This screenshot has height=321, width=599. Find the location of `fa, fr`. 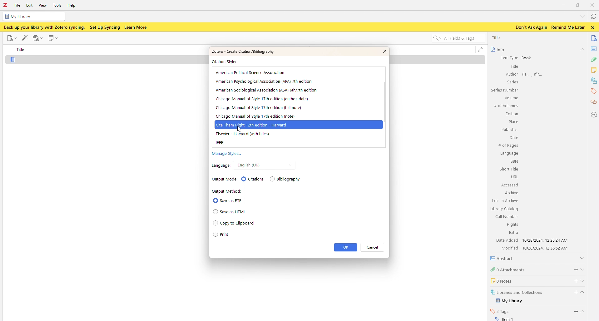

fa, fr is located at coordinates (534, 74).